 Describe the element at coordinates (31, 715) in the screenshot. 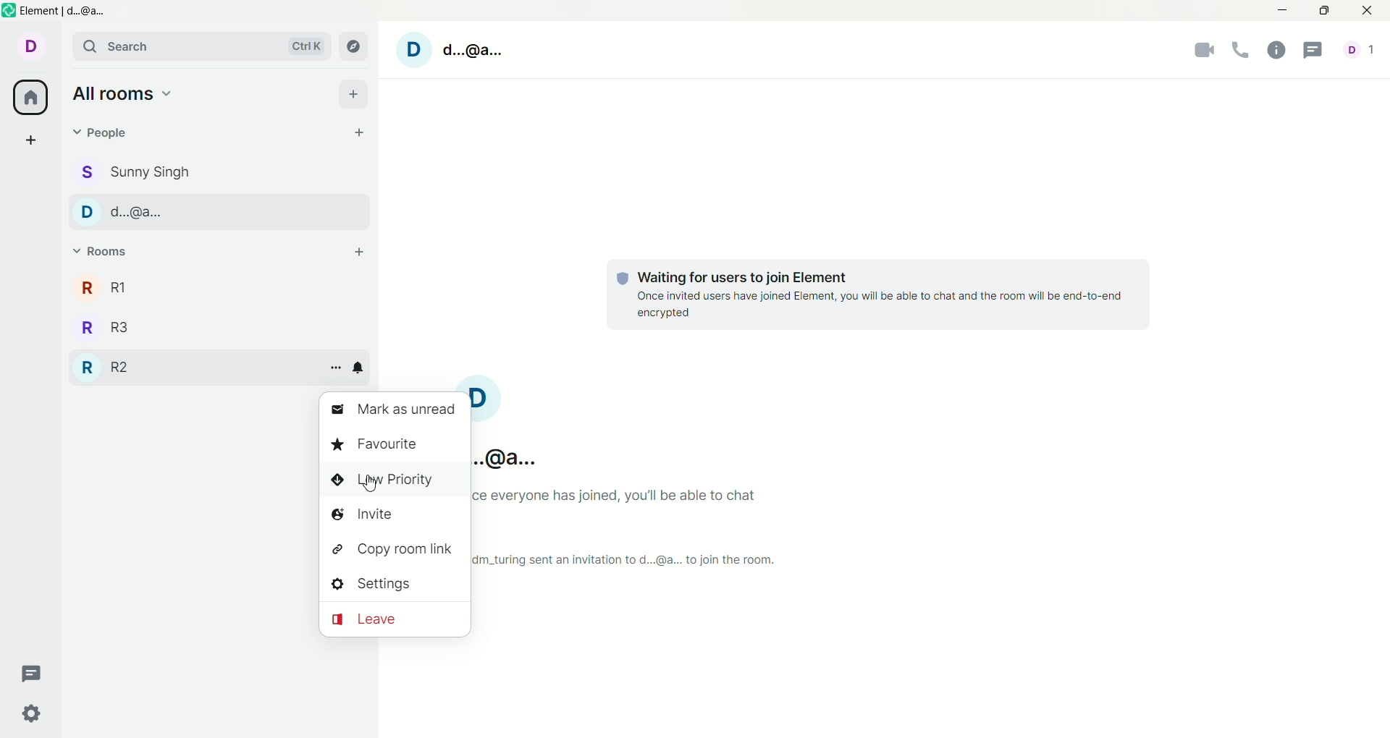

I see `settings` at that location.